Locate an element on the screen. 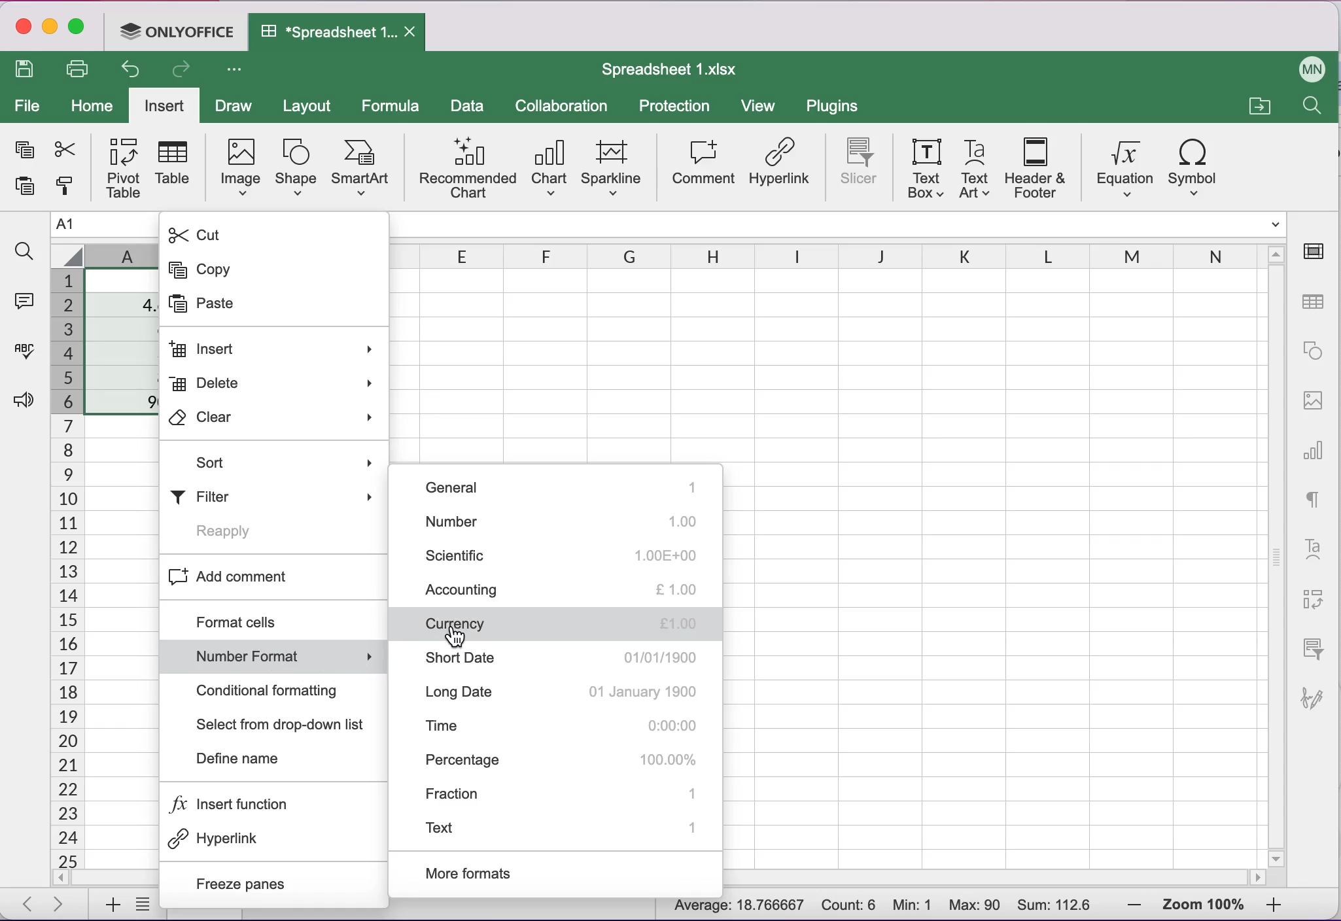 This screenshot has width=1341, height=921. Min: 1 is located at coordinates (914, 905).